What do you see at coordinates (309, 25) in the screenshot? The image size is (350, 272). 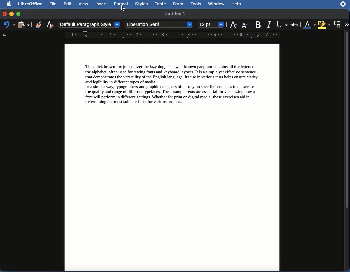 I see `Font color` at bounding box center [309, 25].